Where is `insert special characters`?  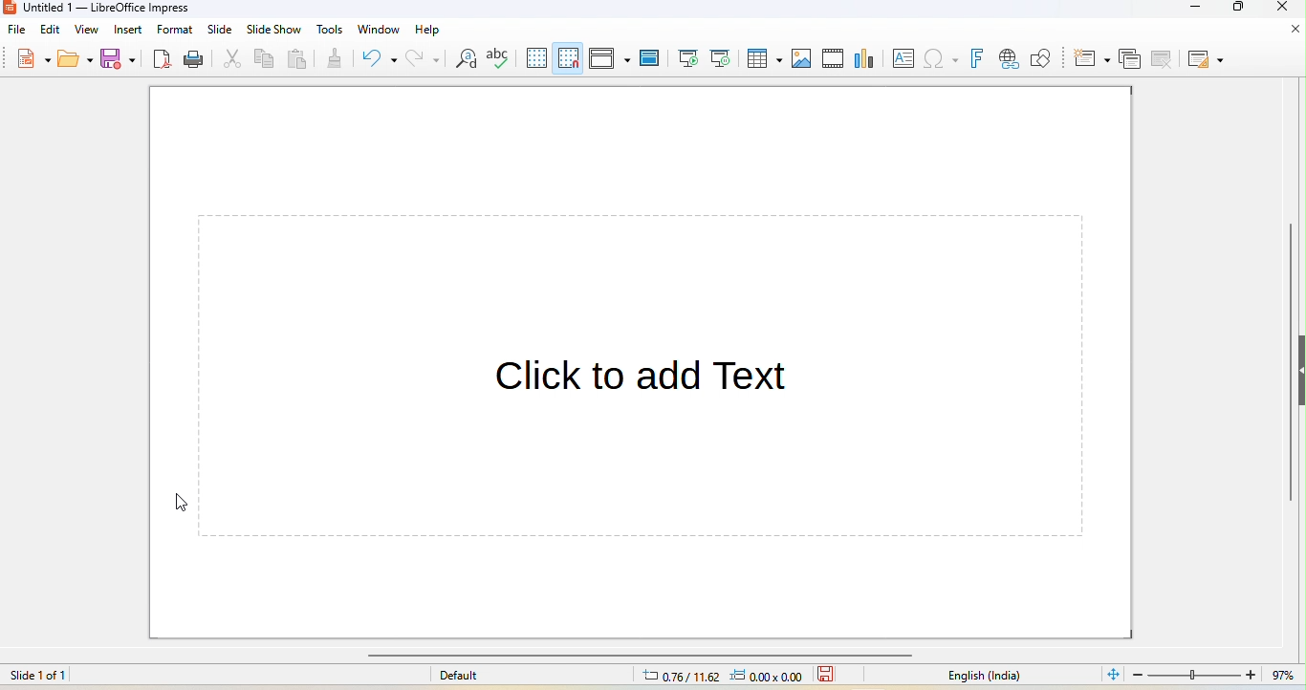 insert special characters is located at coordinates (941, 58).